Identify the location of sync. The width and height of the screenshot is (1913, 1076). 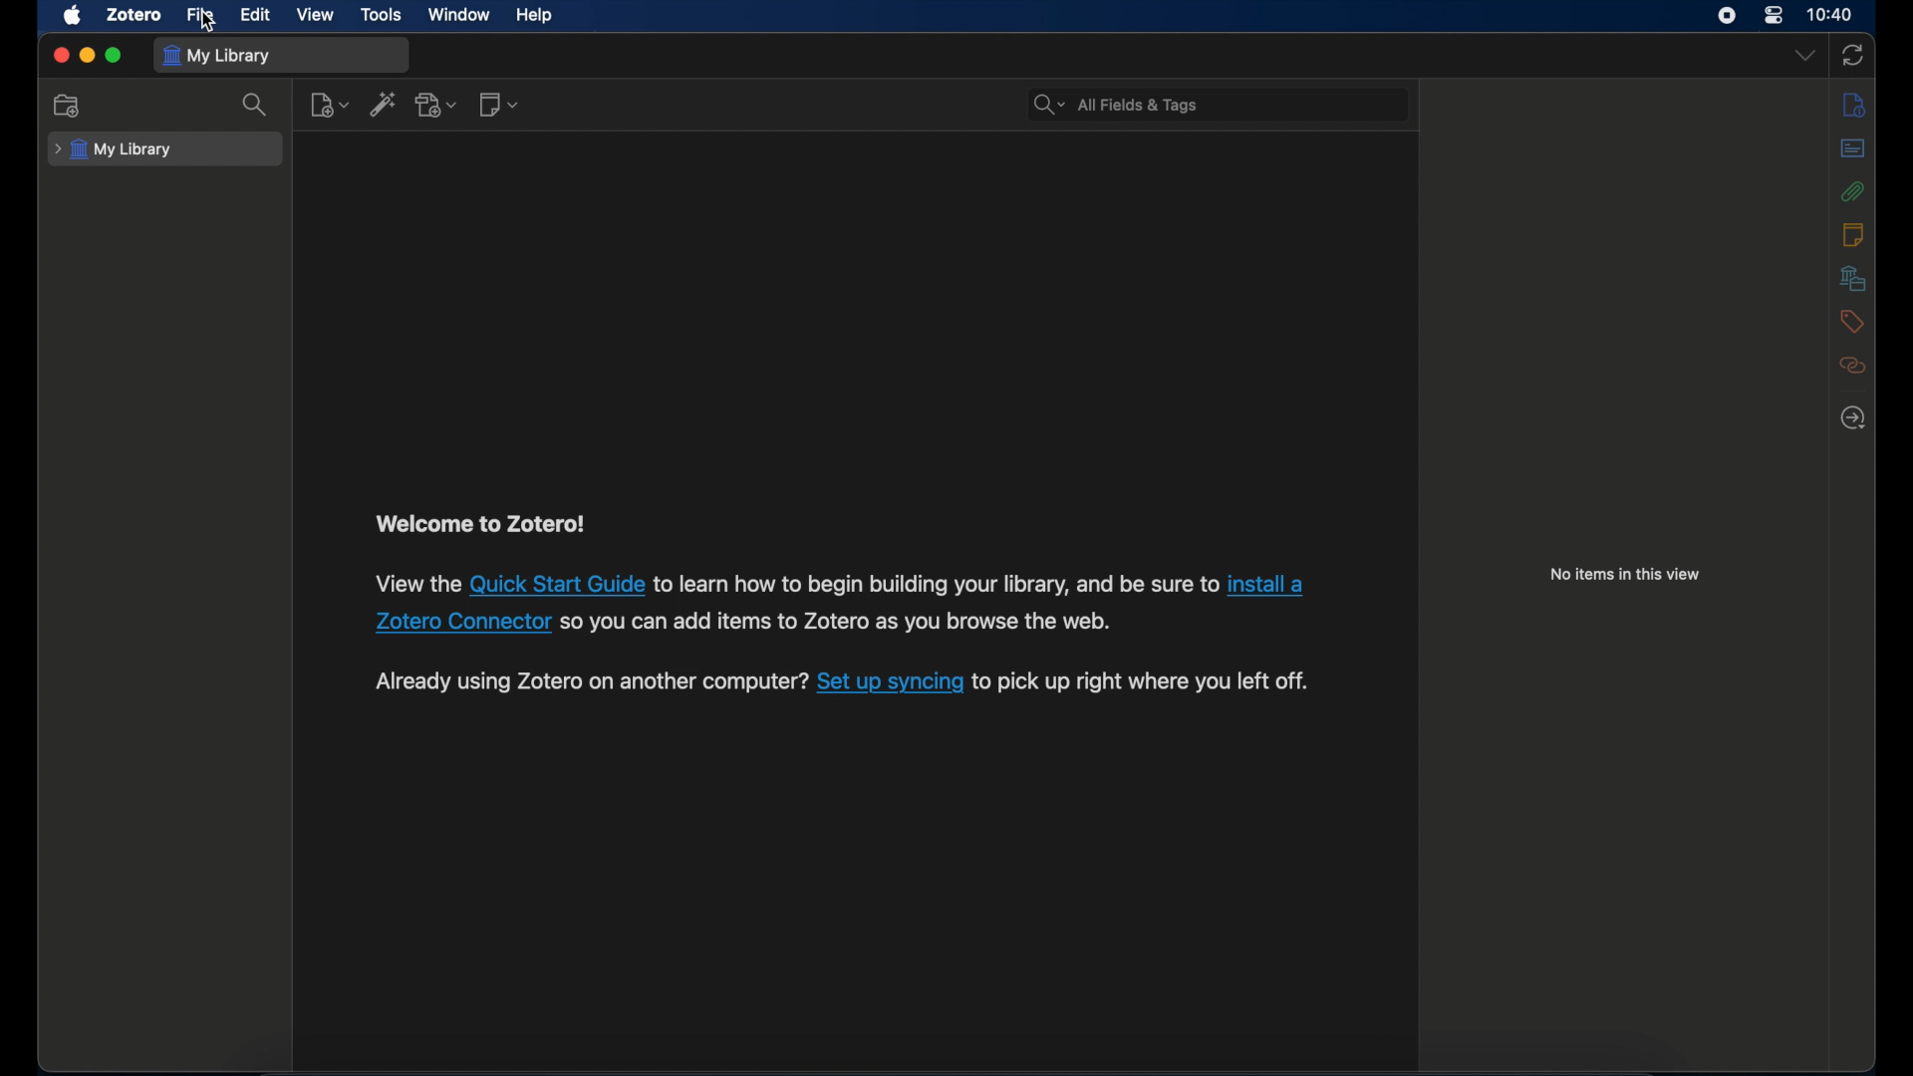
(1853, 57).